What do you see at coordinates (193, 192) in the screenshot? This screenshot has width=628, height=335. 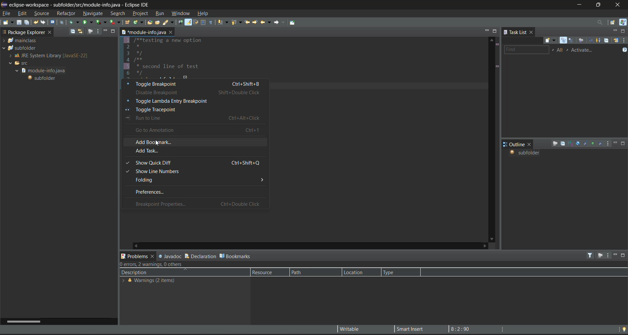 I see `preferences` at bounding box center [193, 192].